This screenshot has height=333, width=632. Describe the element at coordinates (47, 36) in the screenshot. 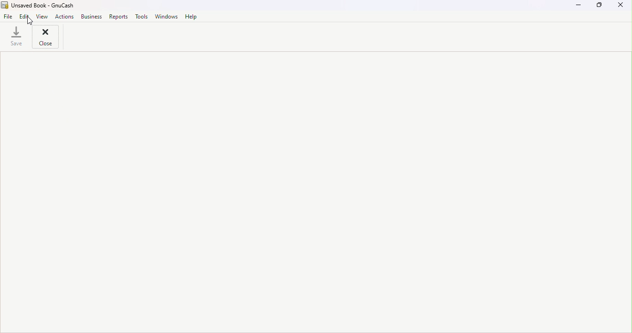

I see `close` at that location.